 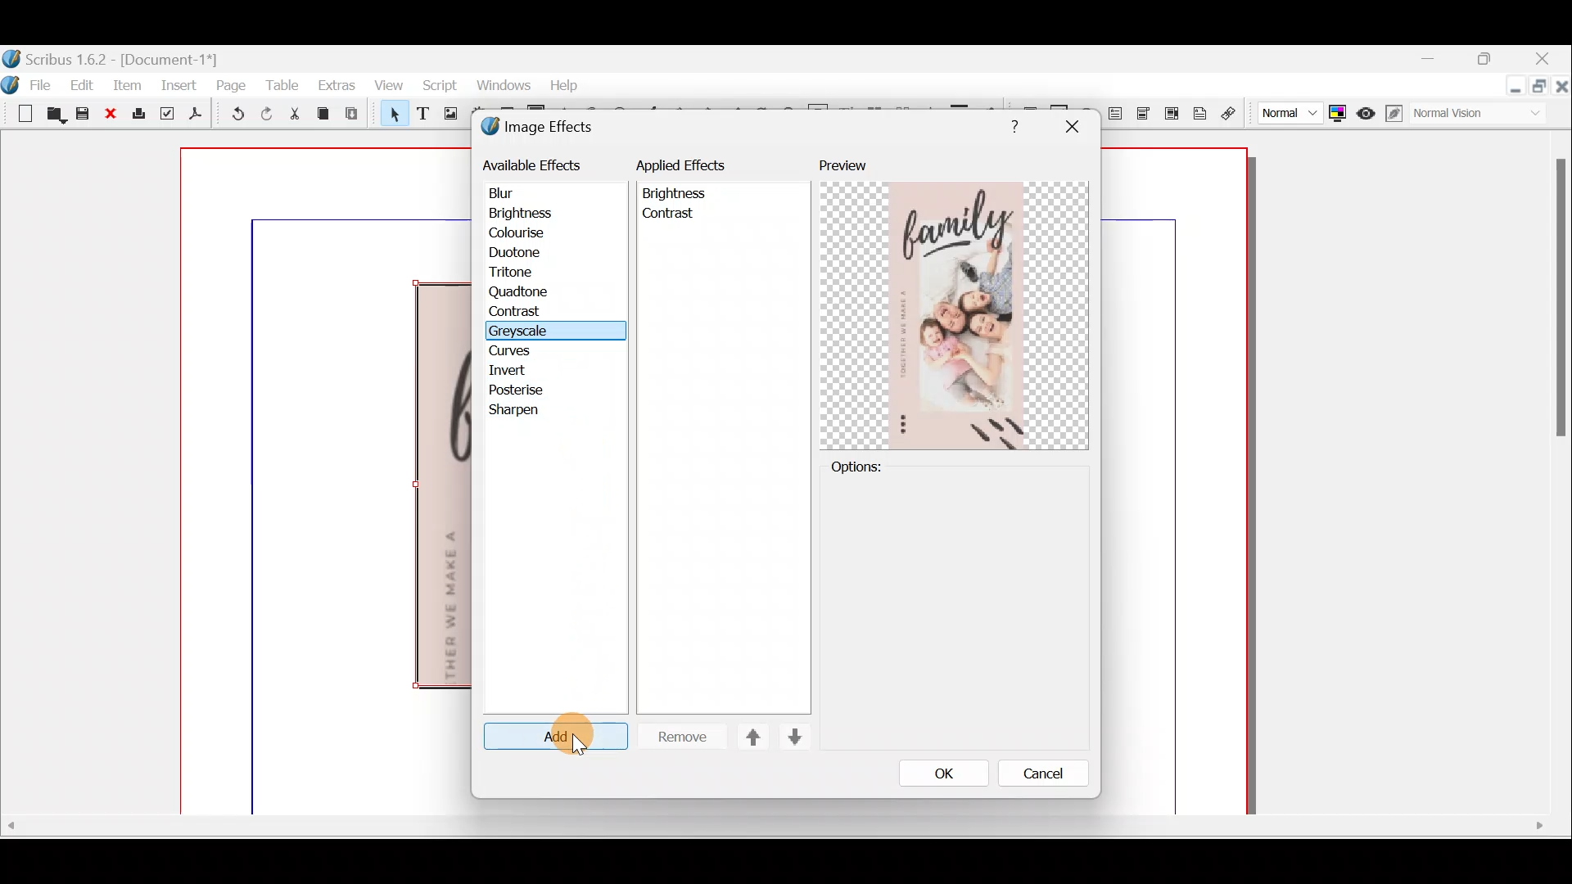 I want to click on Page, so click(x=230, y=88).